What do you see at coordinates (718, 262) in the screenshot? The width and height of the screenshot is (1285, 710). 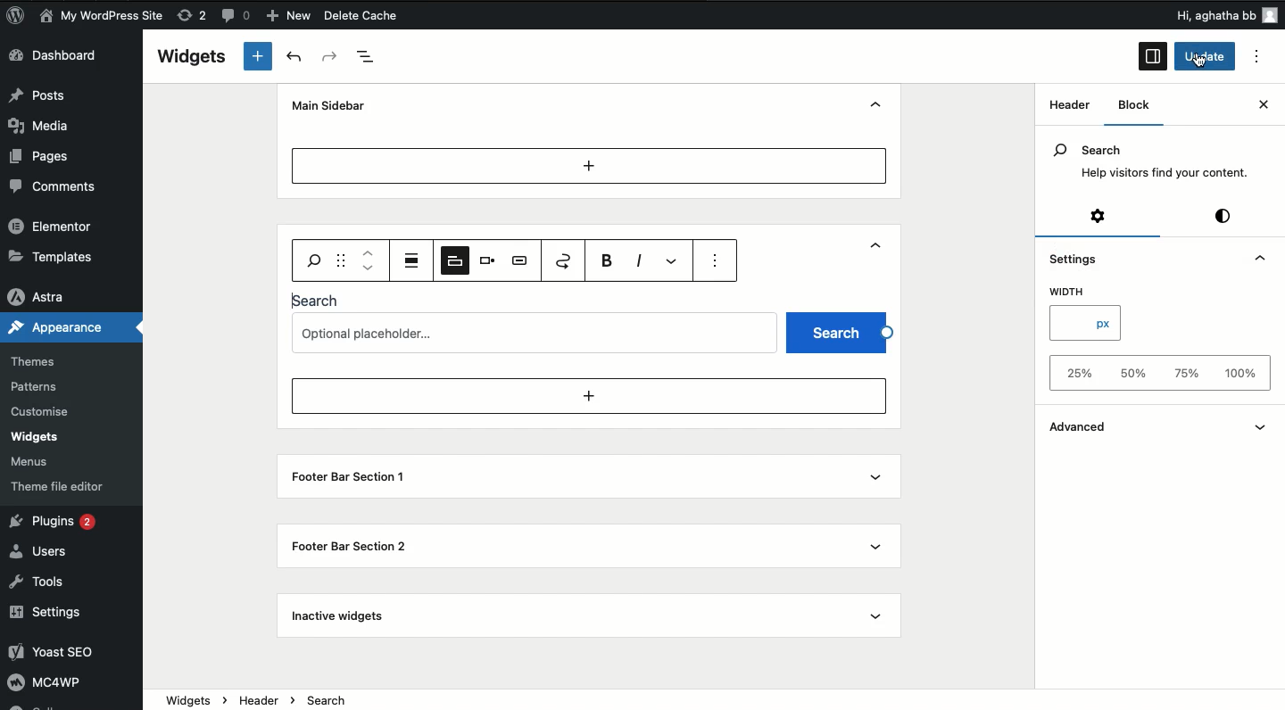 I see `see options` at bounding box center [718, 262].